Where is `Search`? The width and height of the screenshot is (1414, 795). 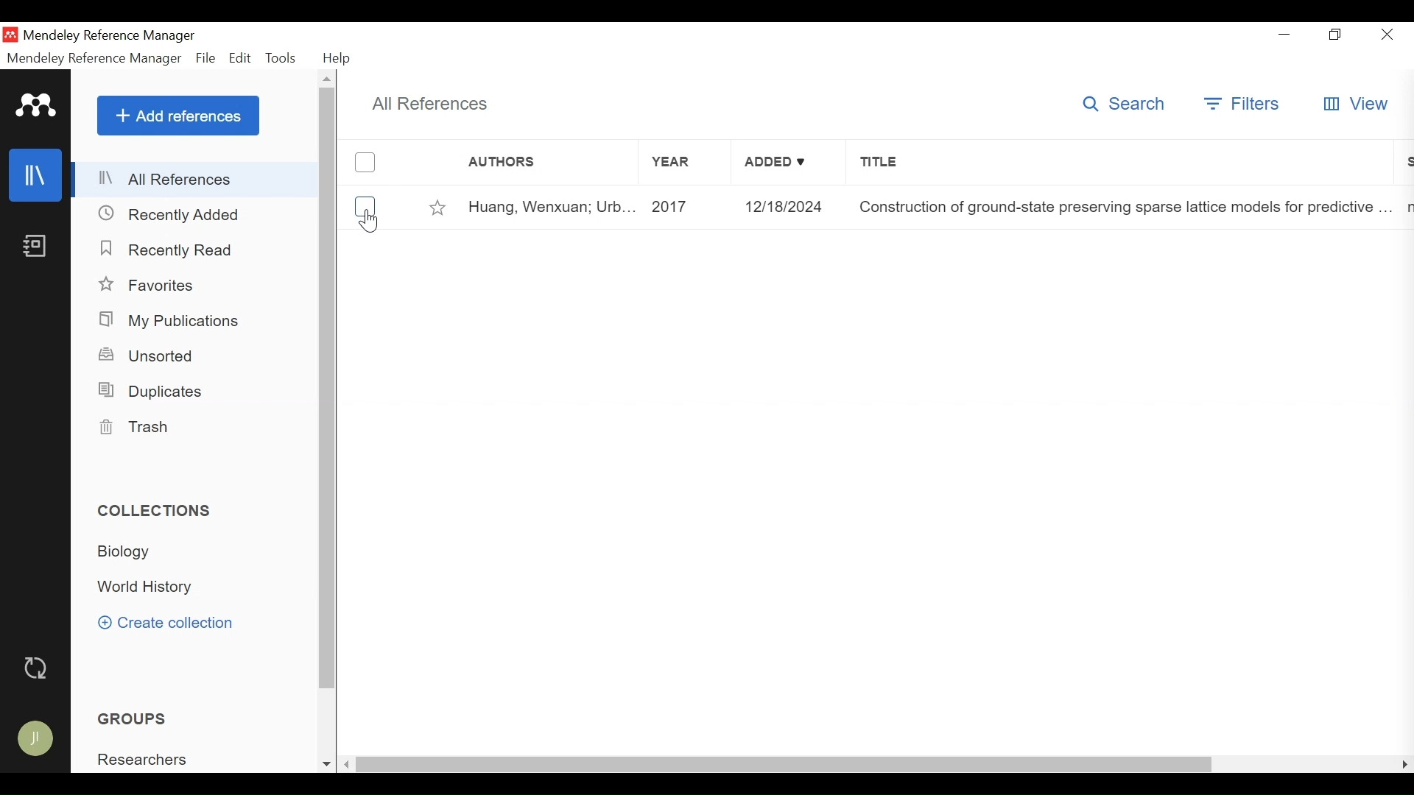
Search is located at coordinates (1123, 106).